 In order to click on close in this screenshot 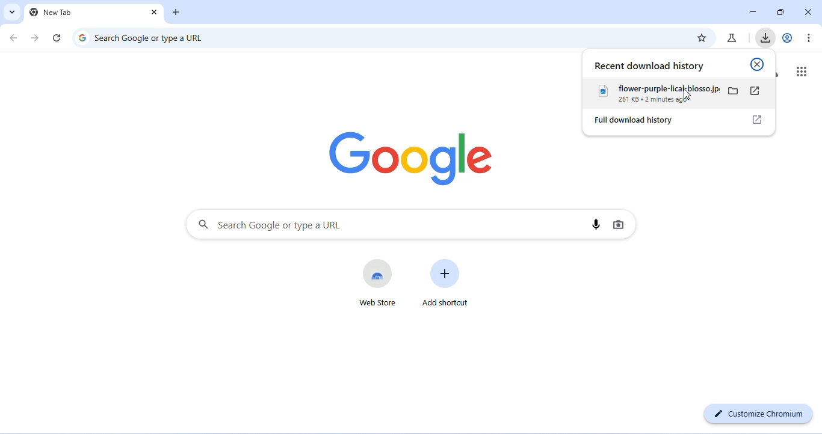, I will do `click(153, 12)`.